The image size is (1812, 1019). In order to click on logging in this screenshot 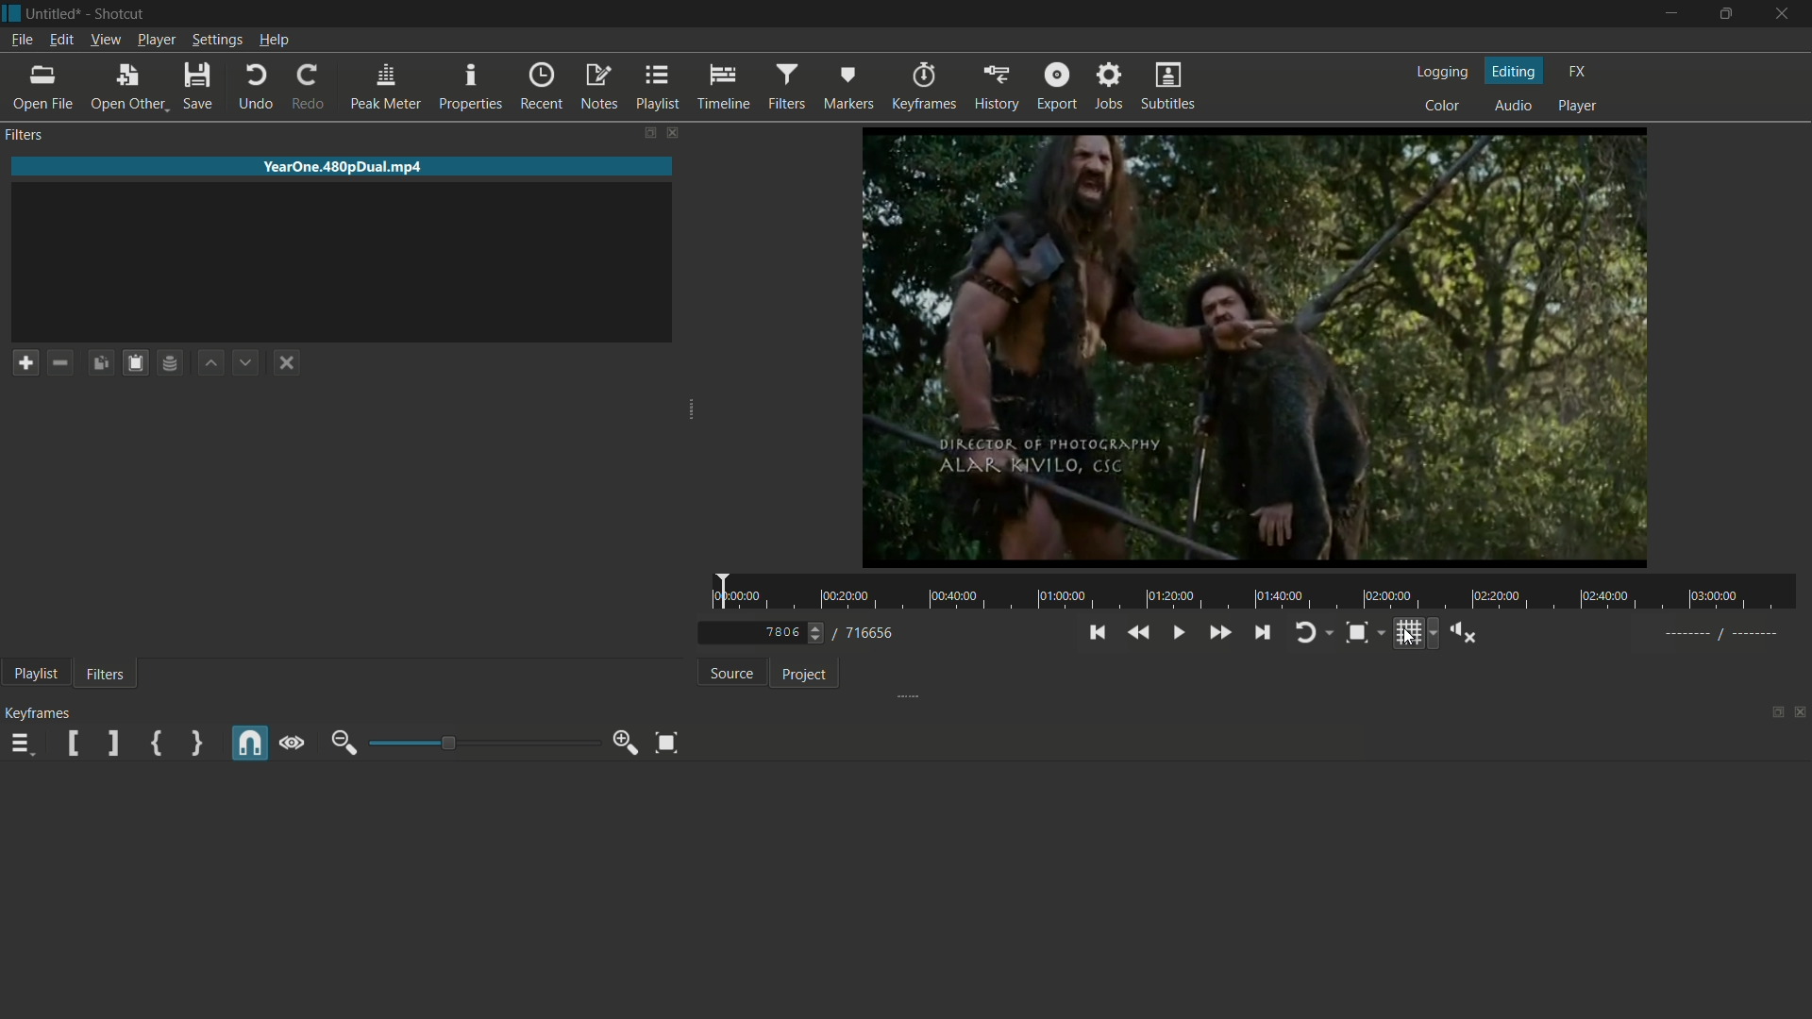, I will do `click(1442, 72)`.